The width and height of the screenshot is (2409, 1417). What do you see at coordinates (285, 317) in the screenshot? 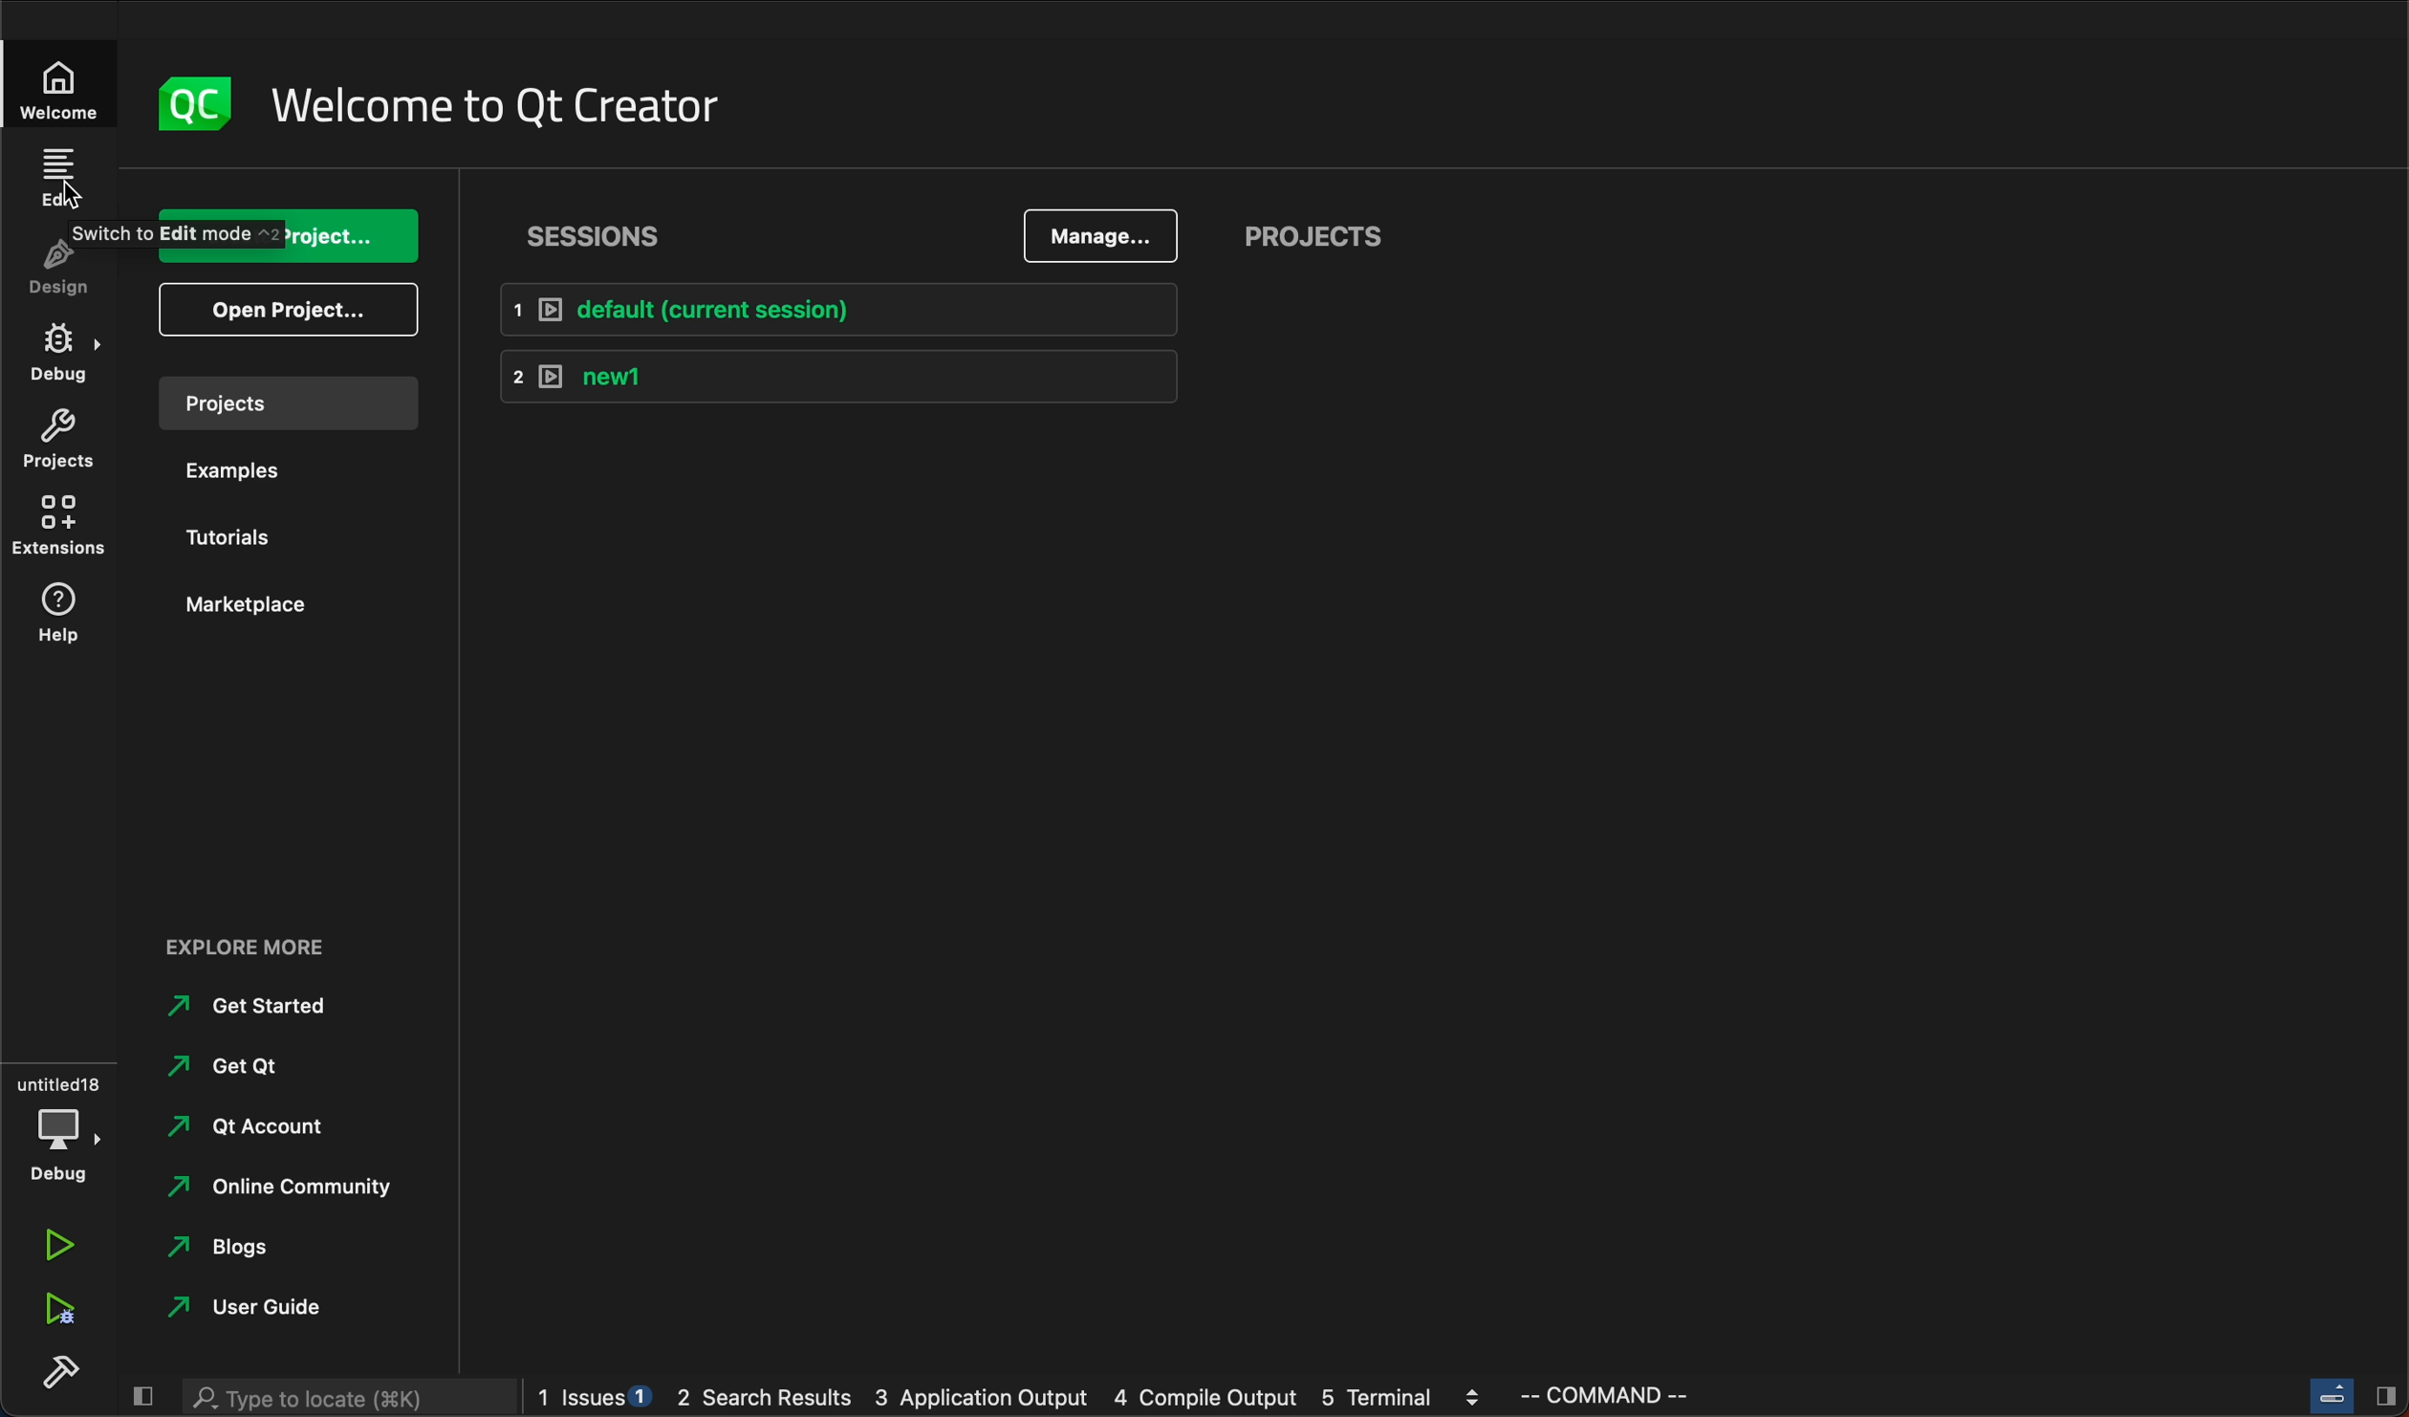
I see `open` at bounding box center [285, 317].